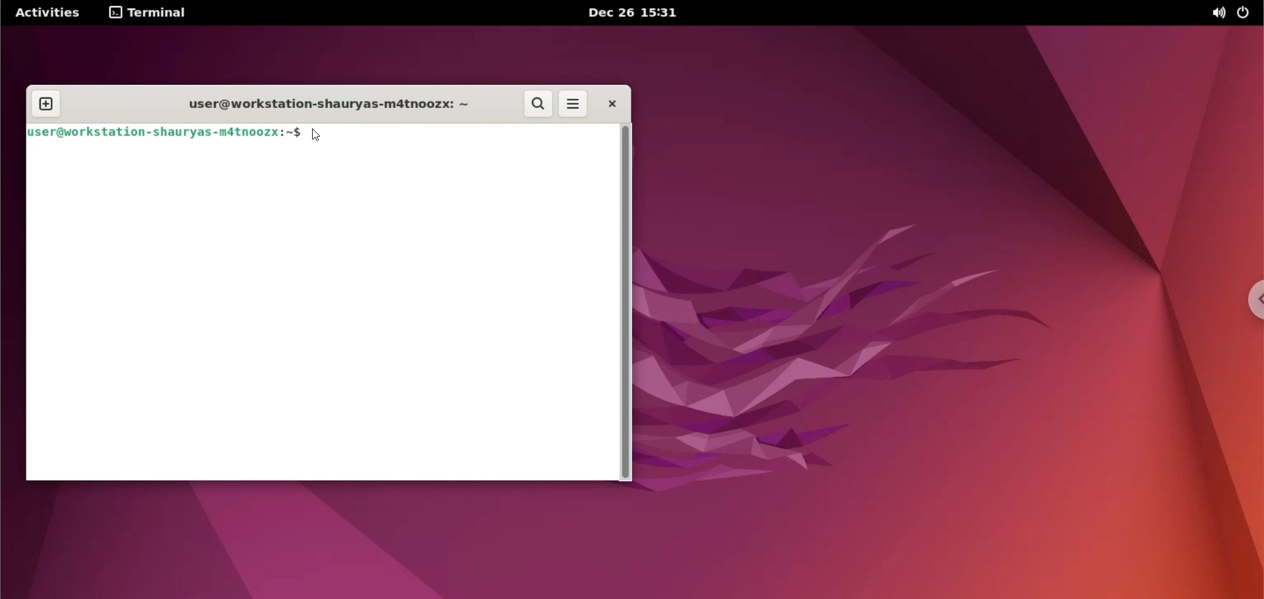  What do you see at coordinates (49, 12) in the screenshot?
I see `Activities` at bounding box center [49, 12].